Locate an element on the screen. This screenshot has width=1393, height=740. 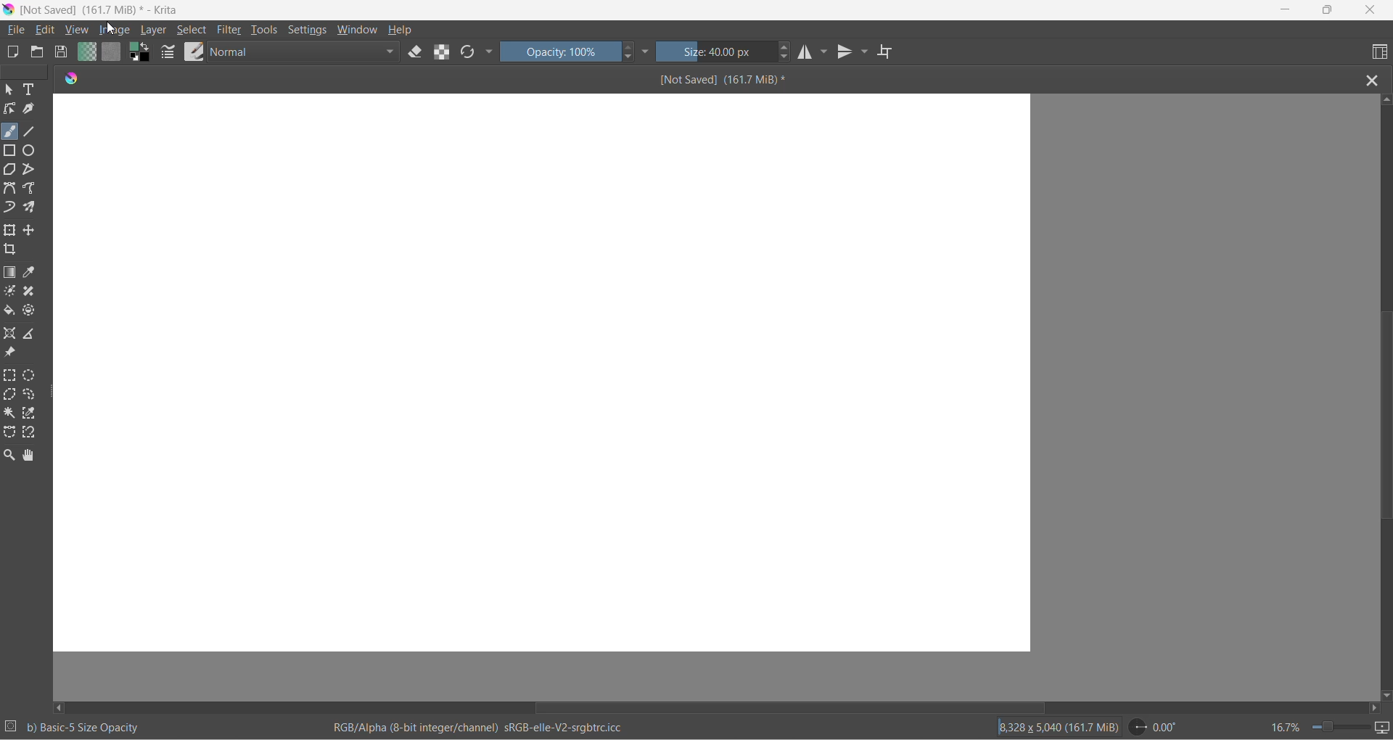
set eraser tool is located at coordinates (416, 52).